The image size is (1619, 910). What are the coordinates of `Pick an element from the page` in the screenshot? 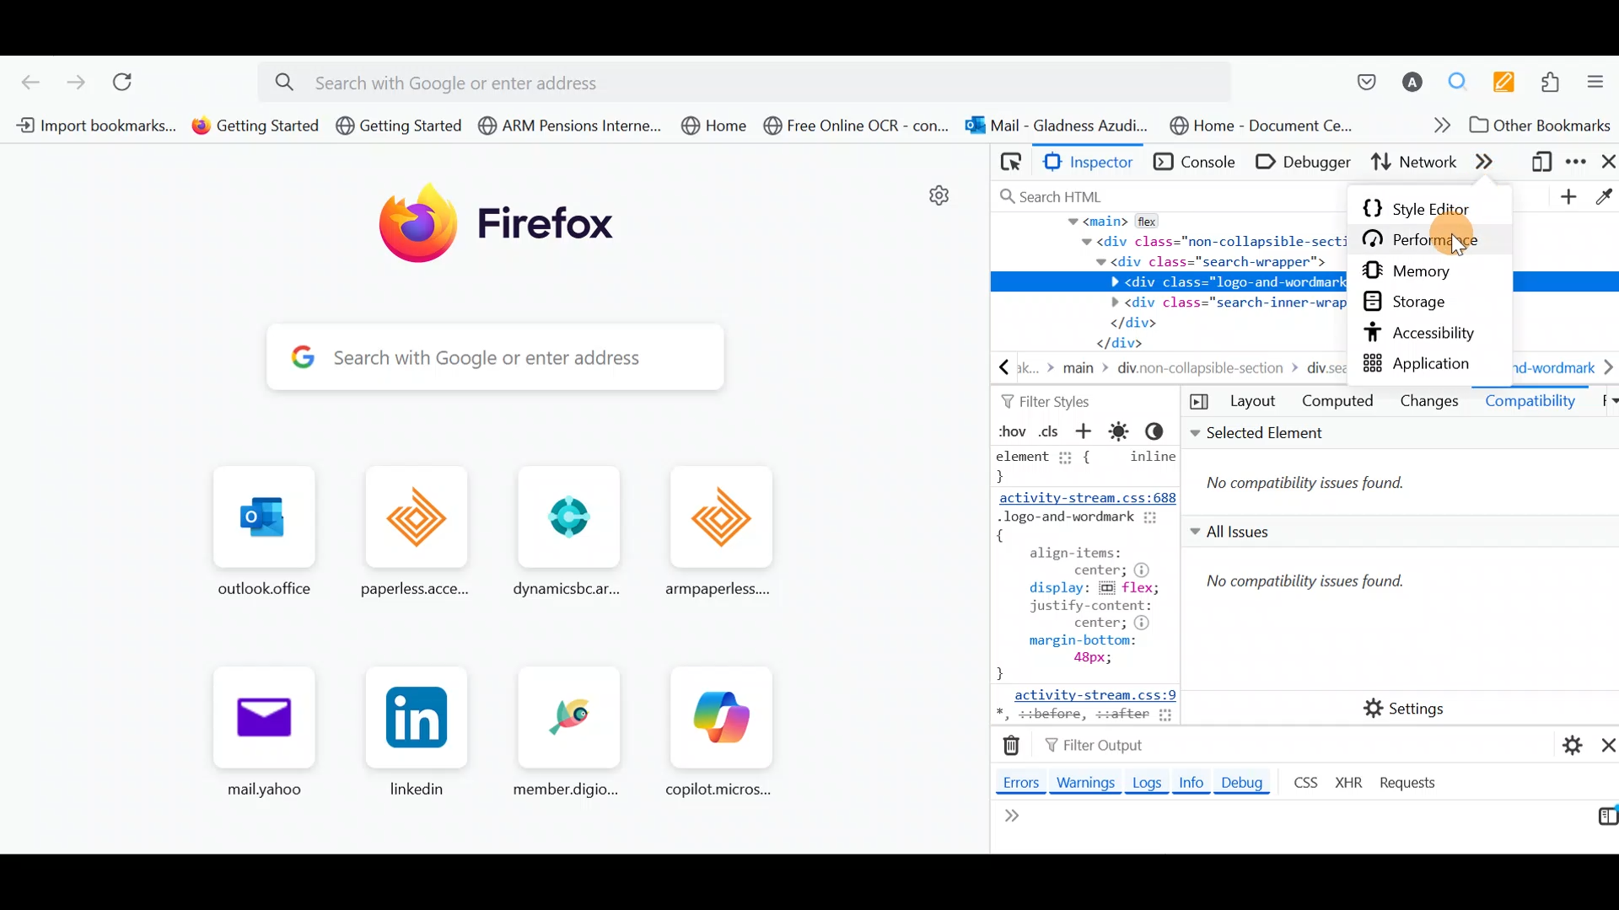 It's located at (1010, 162).